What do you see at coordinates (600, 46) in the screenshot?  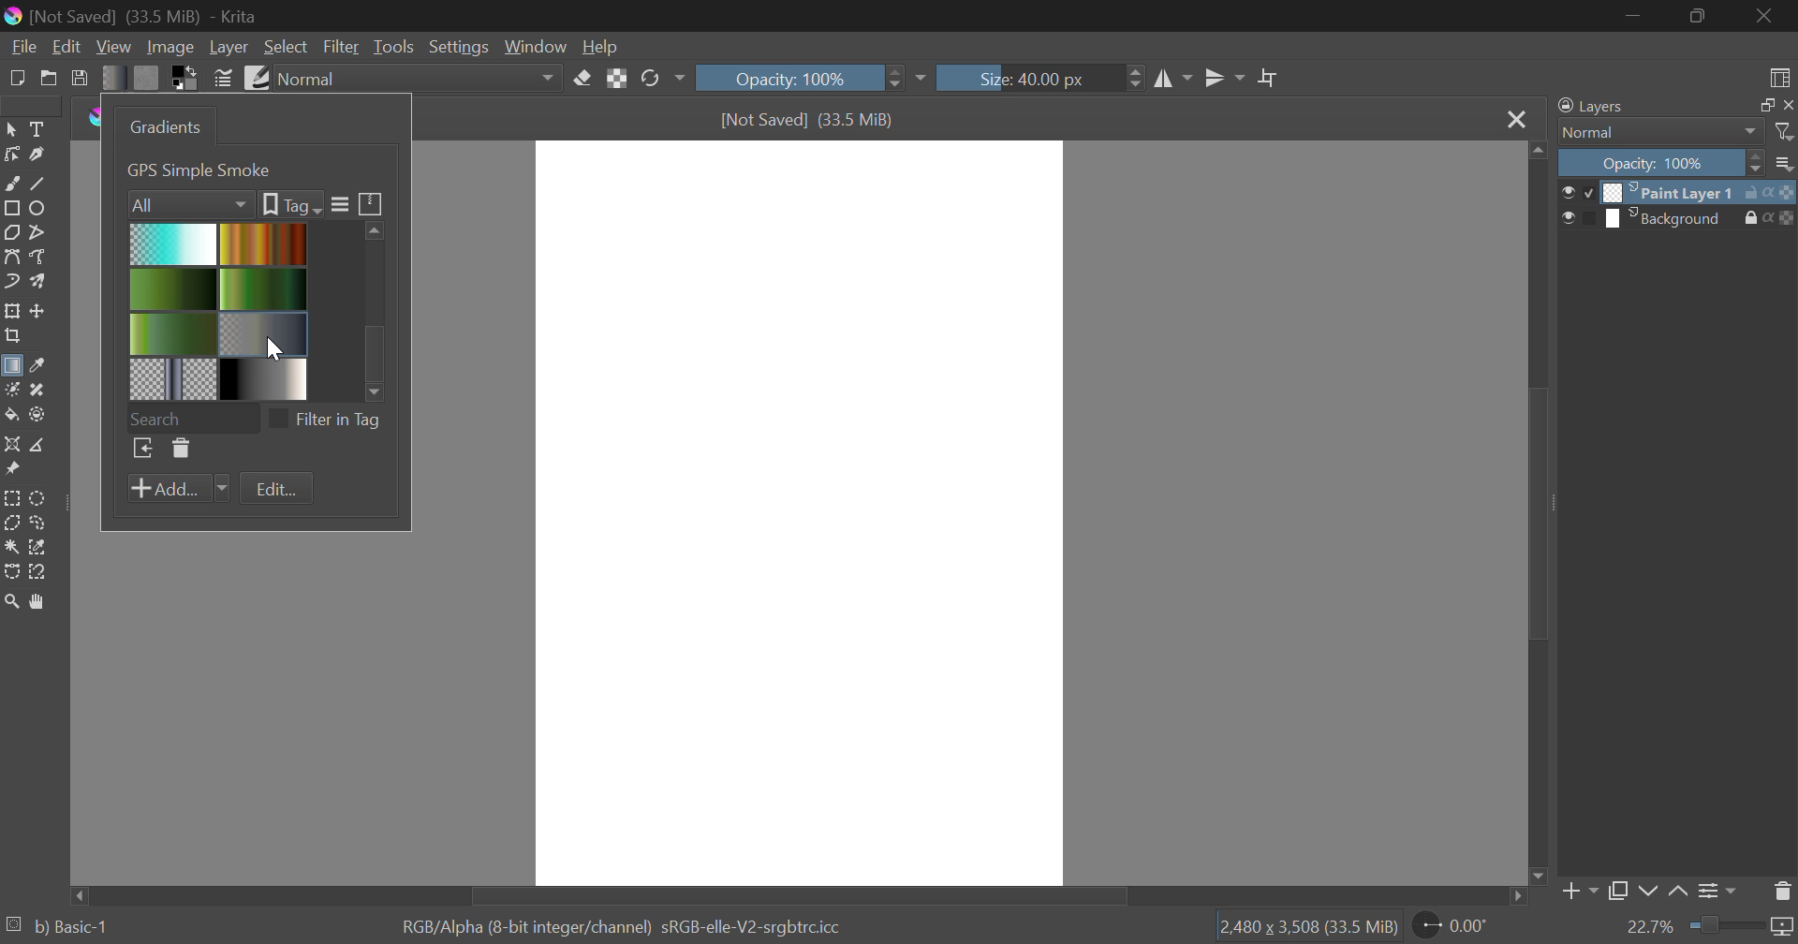 I see `Help` at bounding box center [600, 46].